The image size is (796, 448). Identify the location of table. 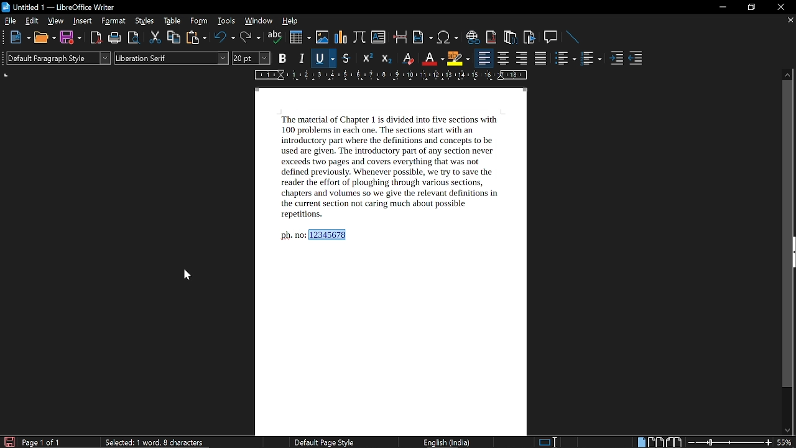
(173, 22).